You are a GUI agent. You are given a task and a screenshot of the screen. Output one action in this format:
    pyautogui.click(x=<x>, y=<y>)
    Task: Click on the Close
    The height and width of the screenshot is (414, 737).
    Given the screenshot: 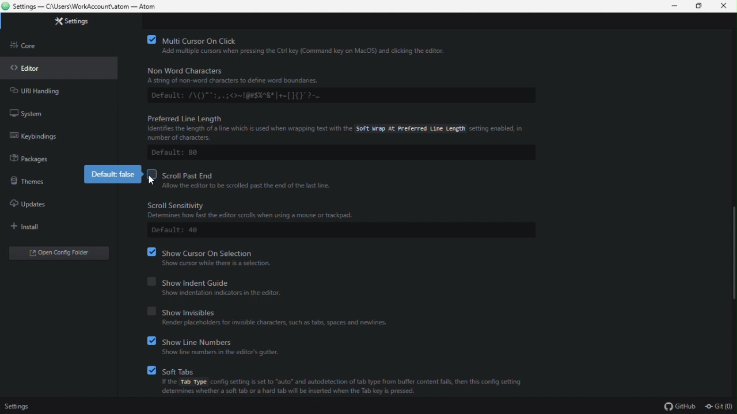 What is the action you would take?
    pyautogui.click(x=725, y=6)
    